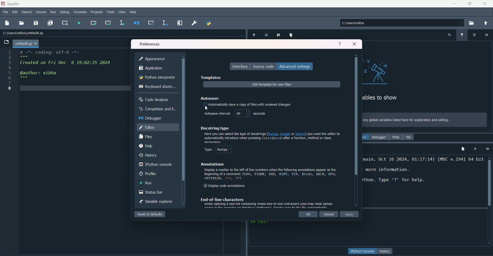  Describe the element at coordinates (210, 77) in the screenshot. I see `templates` at that location.